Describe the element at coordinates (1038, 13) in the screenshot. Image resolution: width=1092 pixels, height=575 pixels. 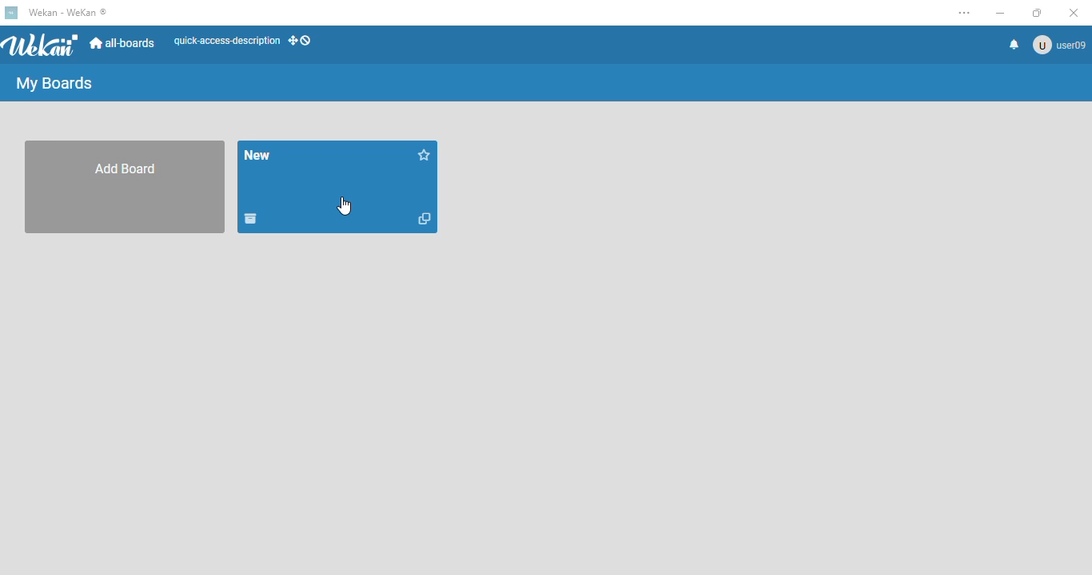
I see `maximize` at that location.